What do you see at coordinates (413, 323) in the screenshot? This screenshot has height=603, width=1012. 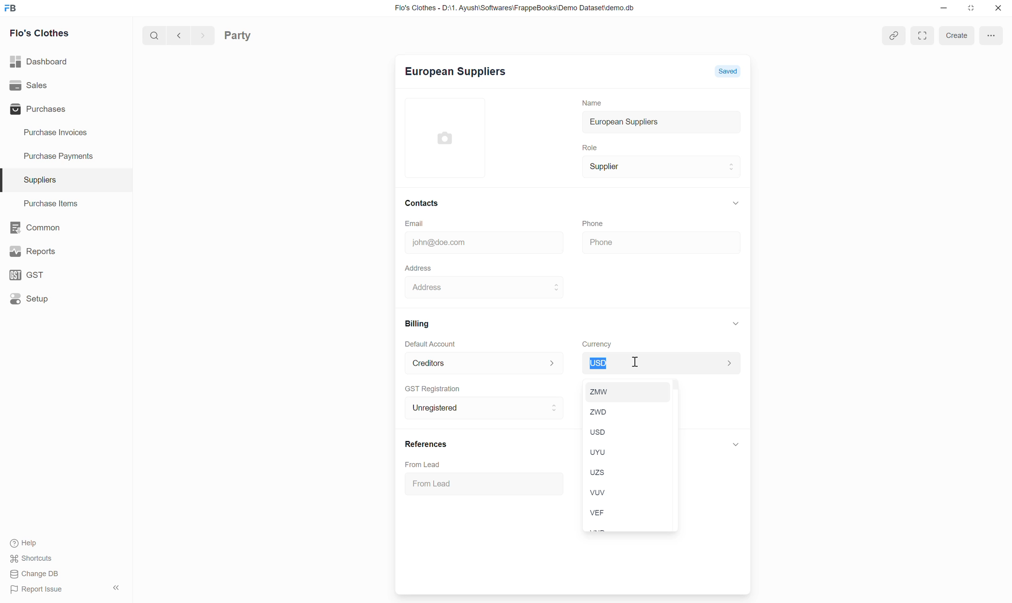 I see `Billing` at bounding box center [413, 323].